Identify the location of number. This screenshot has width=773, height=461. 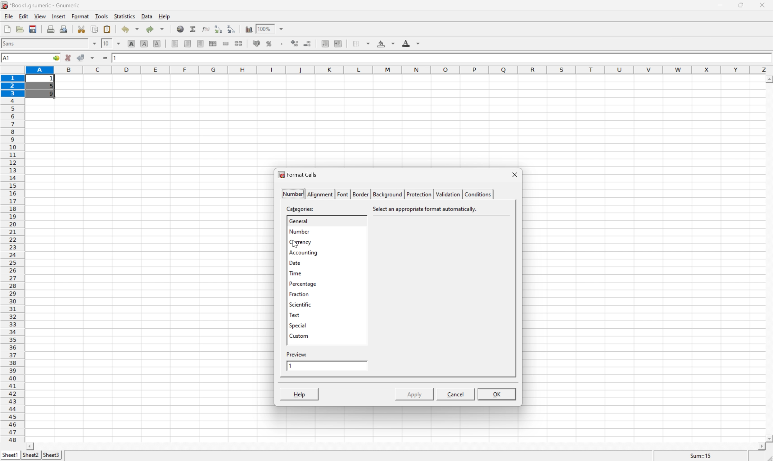
(292, 193).